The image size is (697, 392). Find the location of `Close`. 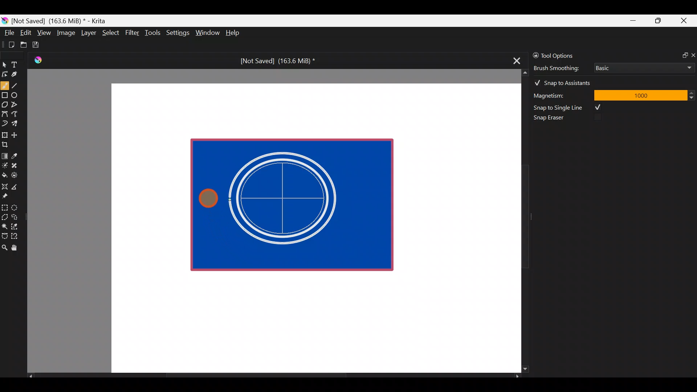

Close is located at coordinates (684, 22).